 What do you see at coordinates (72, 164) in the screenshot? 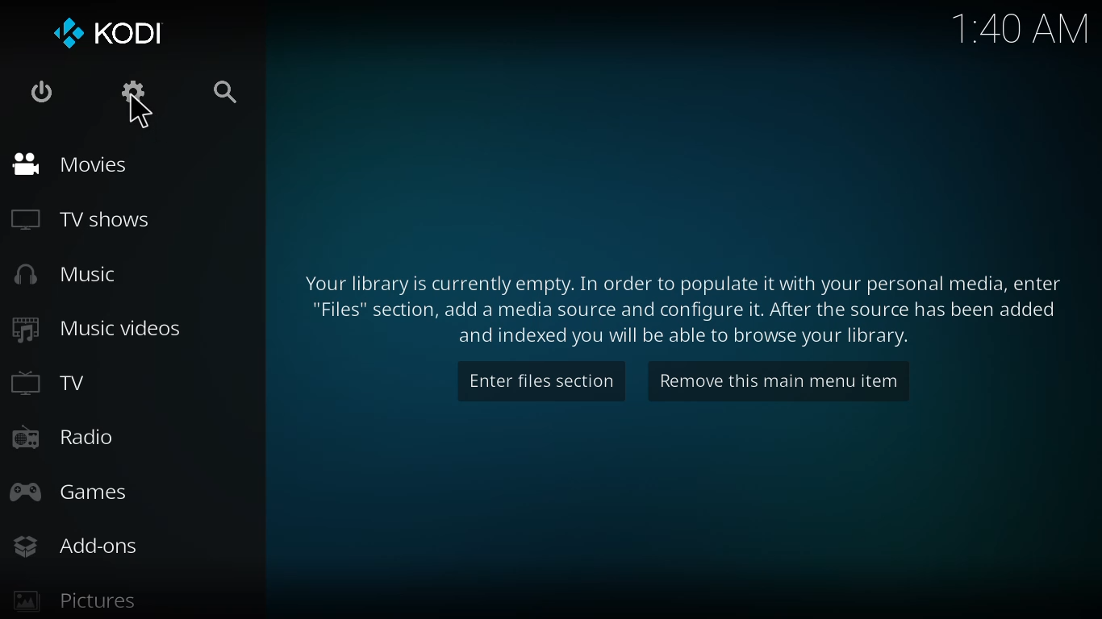
I see `movies` at bounding box center [72, 164].